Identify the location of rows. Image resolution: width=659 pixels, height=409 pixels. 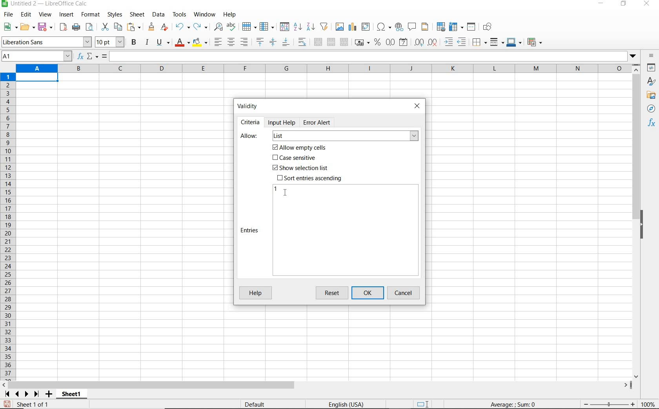
(8, 227).